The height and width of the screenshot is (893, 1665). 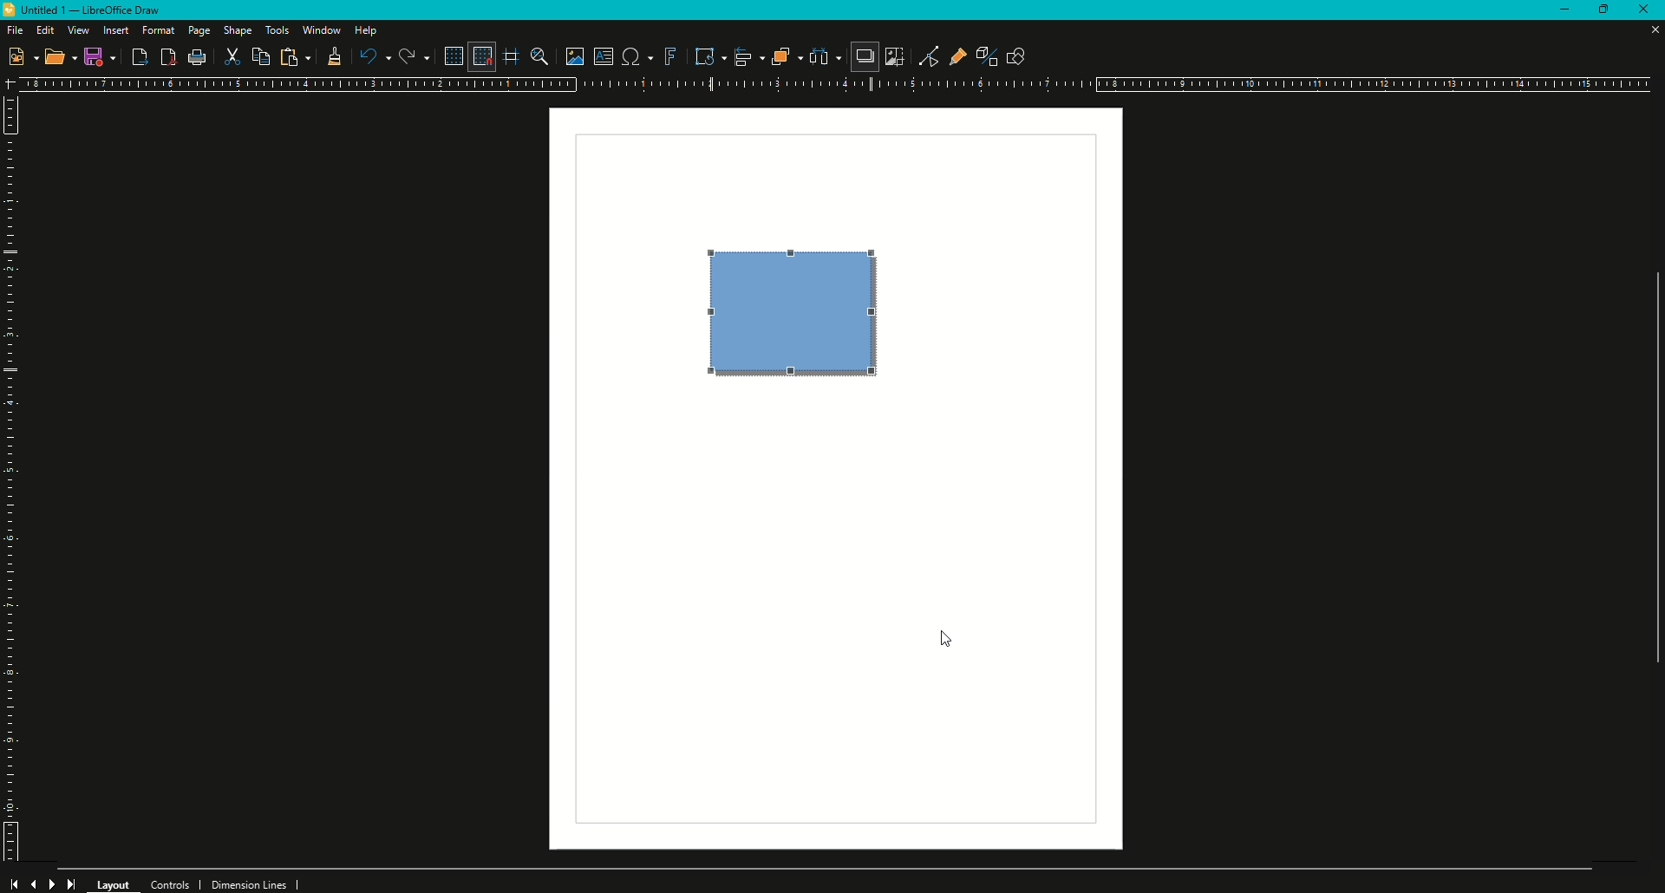 I want to click on Controls, so click(x=175, y=883).